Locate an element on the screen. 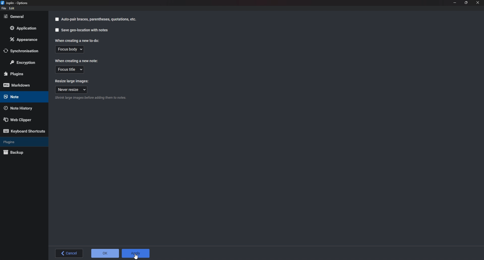 This screenshot has width=484, height=260. Plugins is located at coordinates (22, 142).